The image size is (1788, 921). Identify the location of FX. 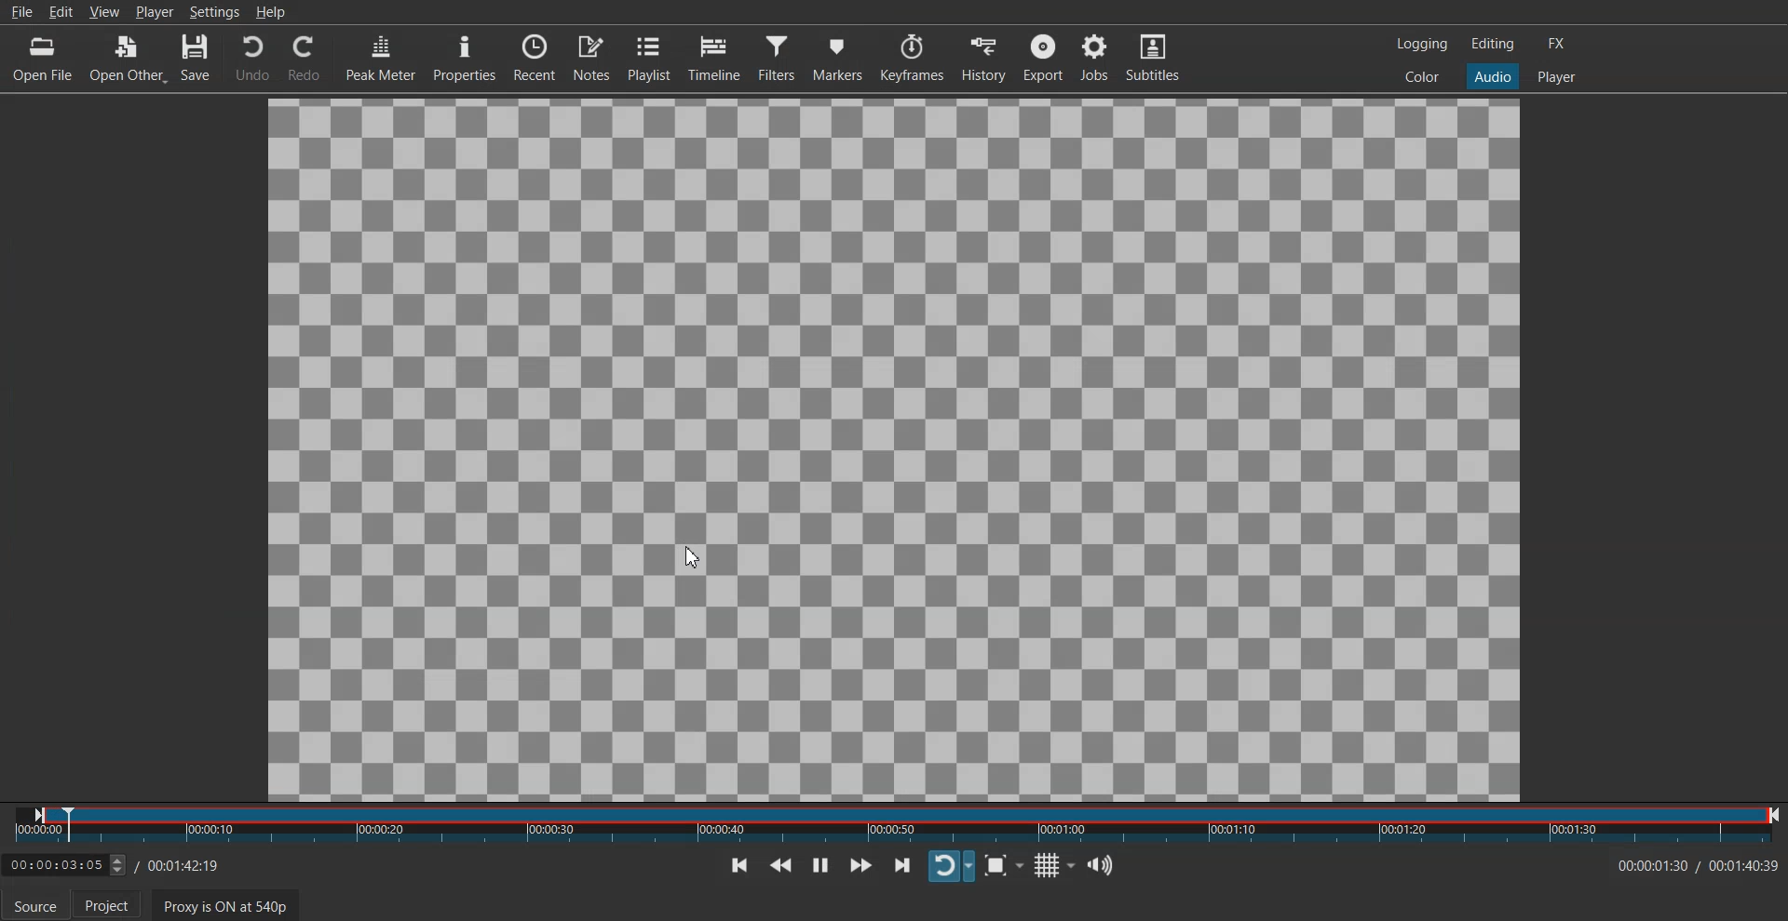
(1558, 43).